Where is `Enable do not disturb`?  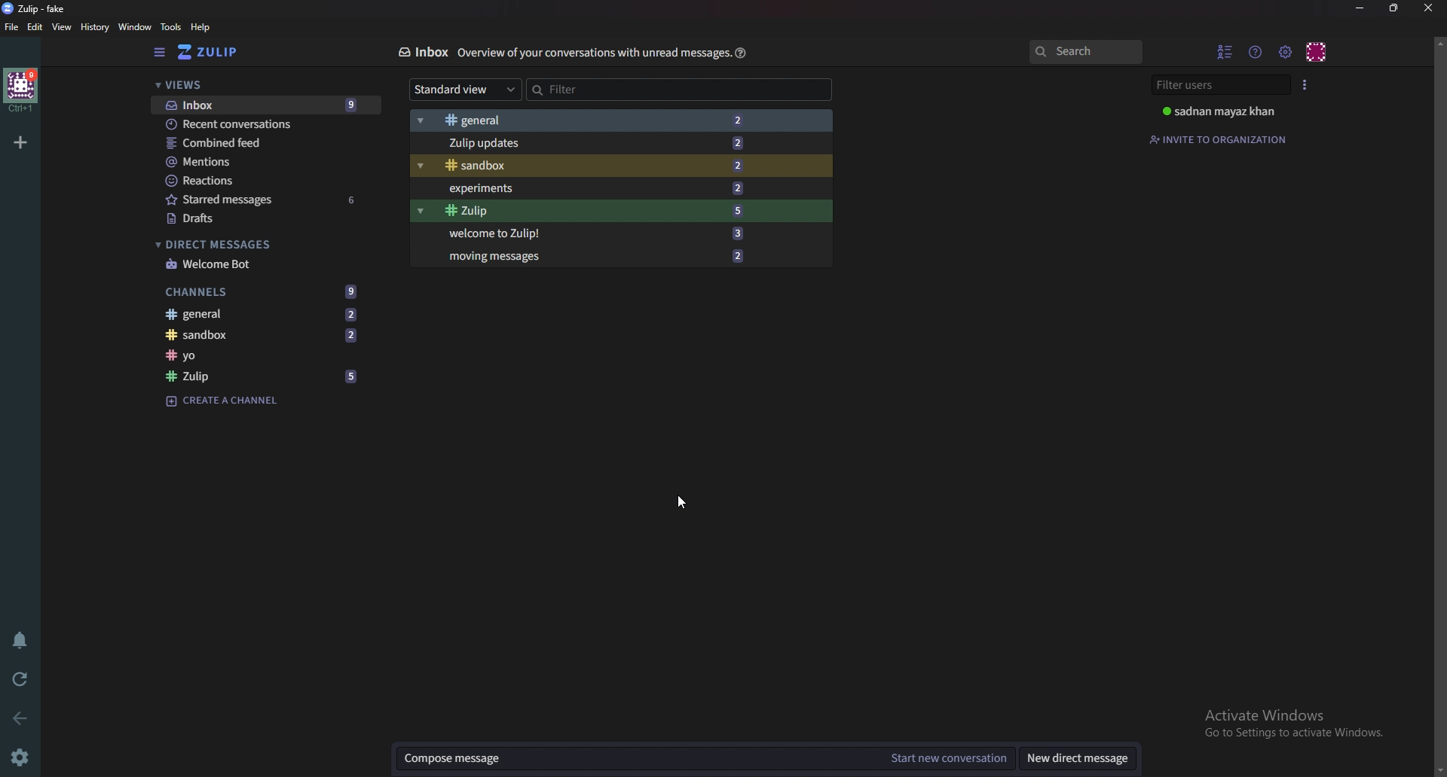
Enable do not disturb is located at coordinates (19, 641).